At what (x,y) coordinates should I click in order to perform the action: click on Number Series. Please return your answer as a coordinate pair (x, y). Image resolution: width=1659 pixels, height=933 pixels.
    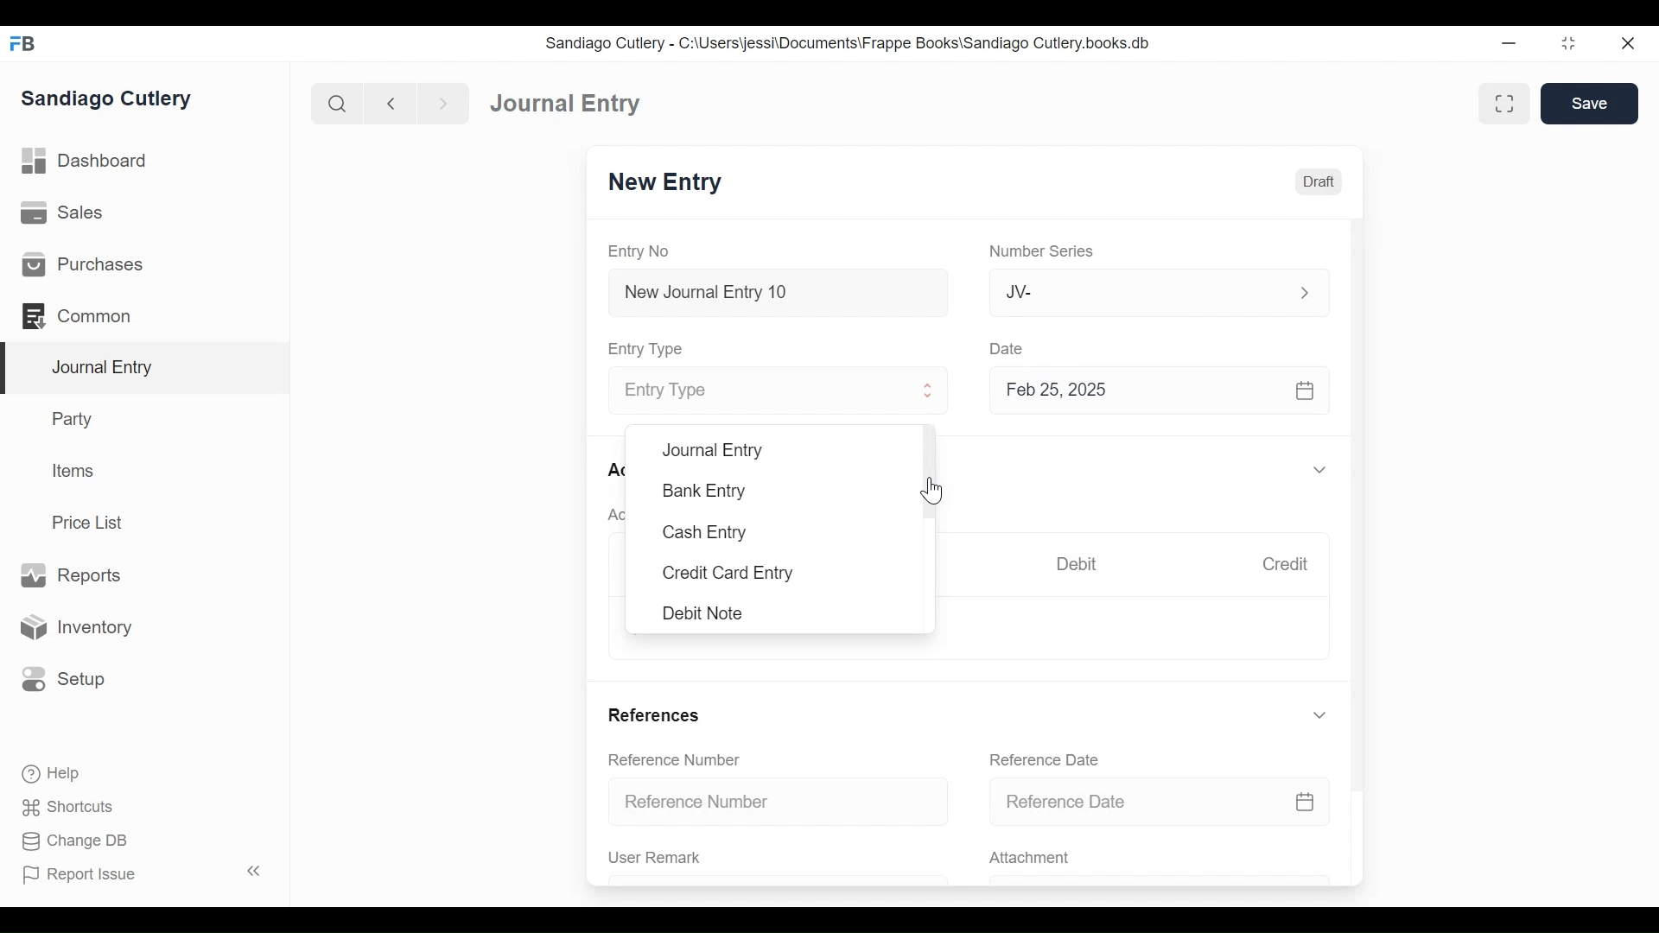
    Looking at the image, I should click on (1045, 252).